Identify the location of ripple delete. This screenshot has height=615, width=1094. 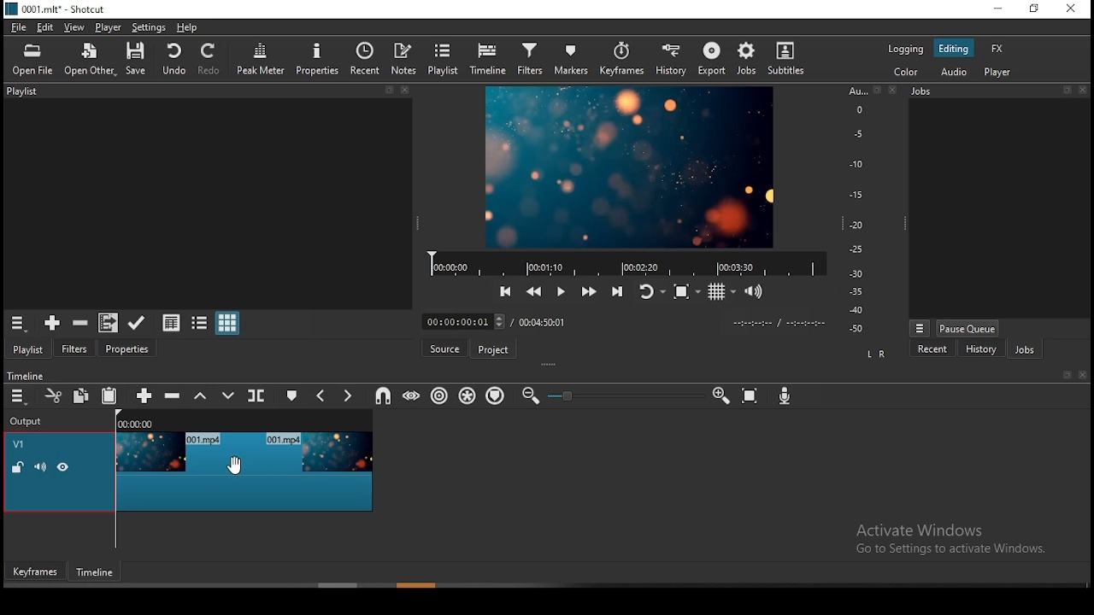
(171, 396).